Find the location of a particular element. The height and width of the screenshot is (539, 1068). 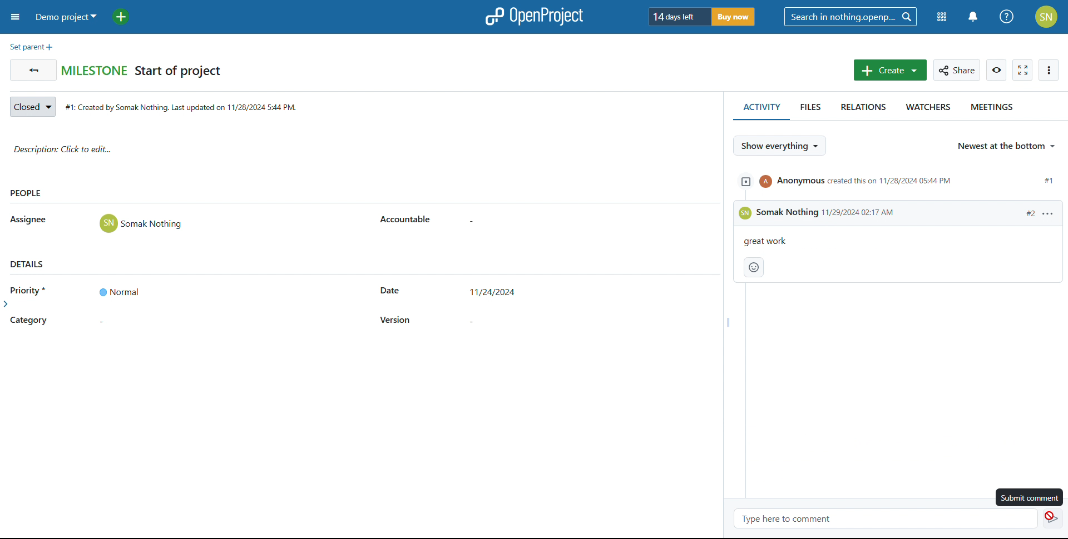

set priority is located at coordinates (118, 291).